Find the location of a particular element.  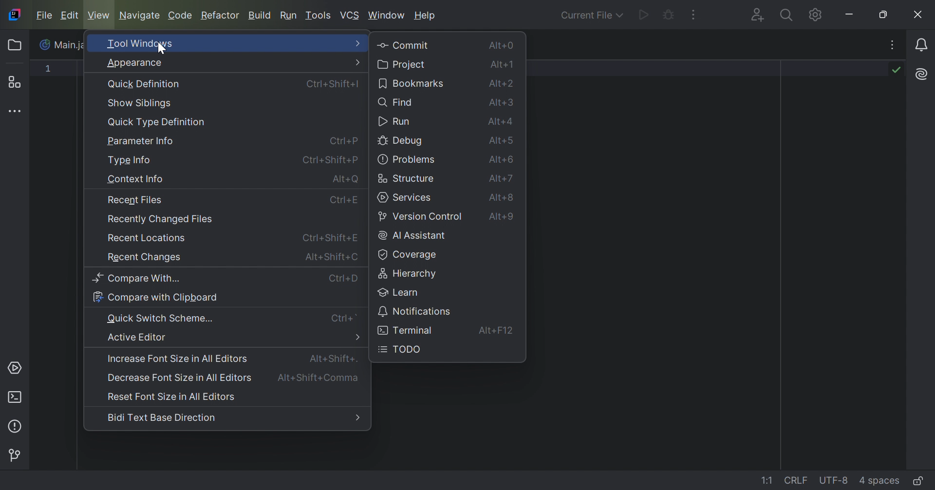

Ctrl+` is located at coordinates (345, 318).